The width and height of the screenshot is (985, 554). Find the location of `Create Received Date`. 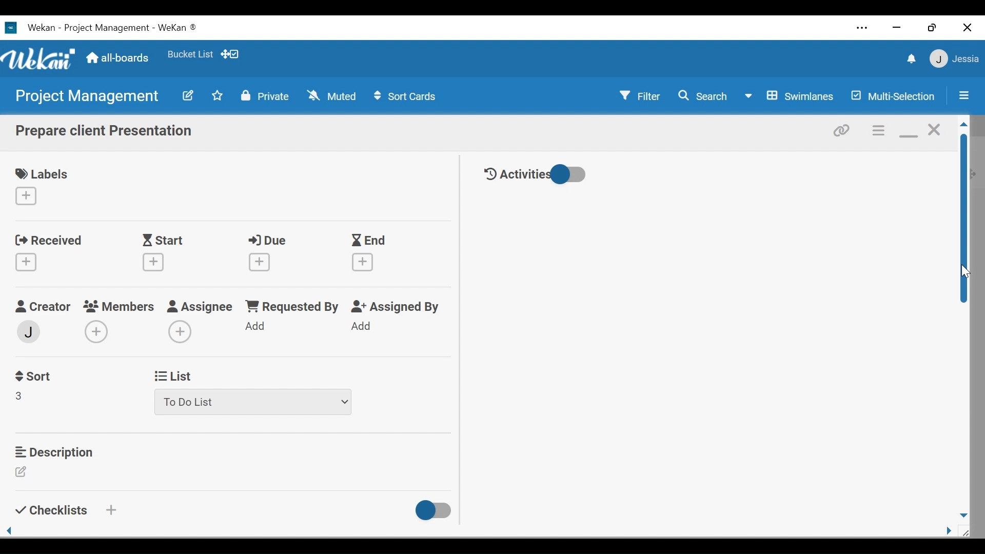

Create Received Date is located at coordinates (27, 262).